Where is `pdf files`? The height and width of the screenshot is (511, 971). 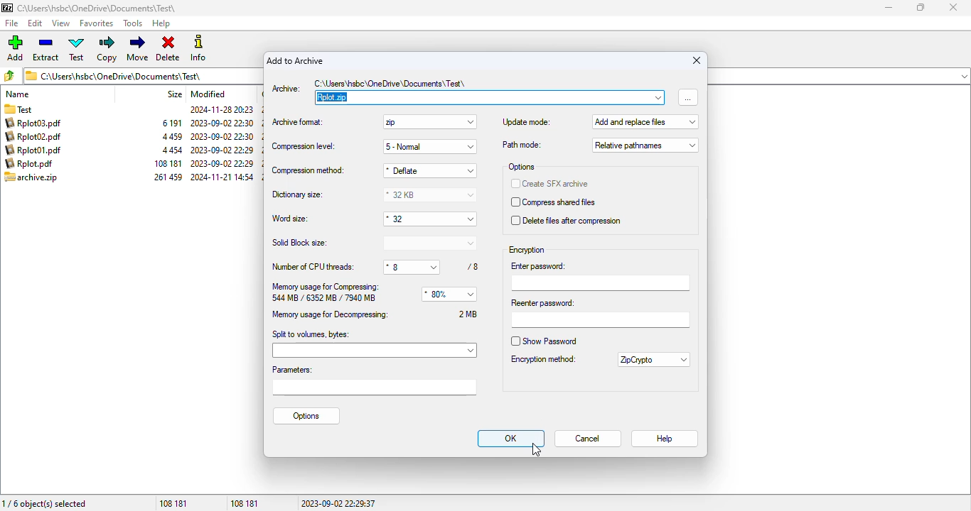 pdf files is located at coordinates (36, 143).